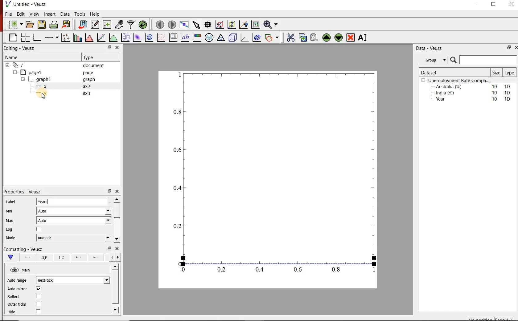  What do you see at coordinates (149, 38) in the screenshot?
I see `plot 2d datasets as contours` at bounding box center [149, 38].